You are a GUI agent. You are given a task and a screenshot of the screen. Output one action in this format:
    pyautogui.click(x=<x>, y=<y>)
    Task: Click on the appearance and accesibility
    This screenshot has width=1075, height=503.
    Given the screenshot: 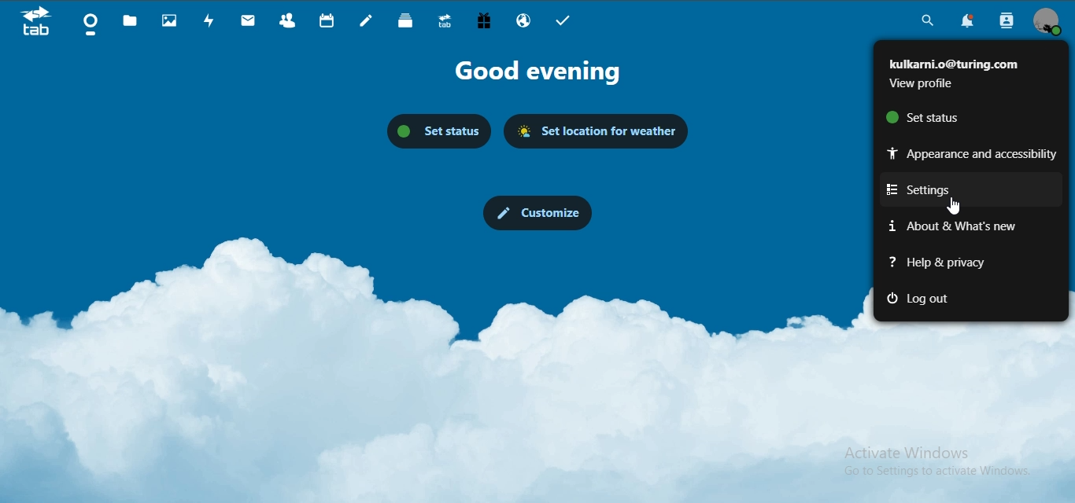 What is the action you would take?
    pyautogui.click(x=969, y=153)
    